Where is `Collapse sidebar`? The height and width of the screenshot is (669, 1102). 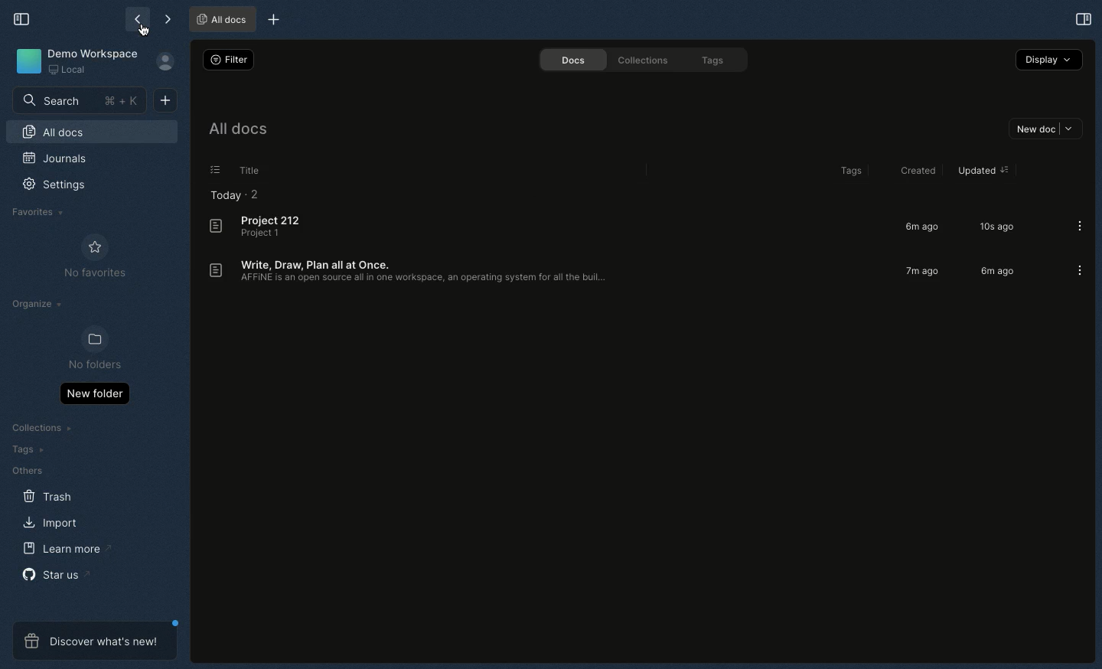 Collapse sidebar is located at coordinates (25, 19).